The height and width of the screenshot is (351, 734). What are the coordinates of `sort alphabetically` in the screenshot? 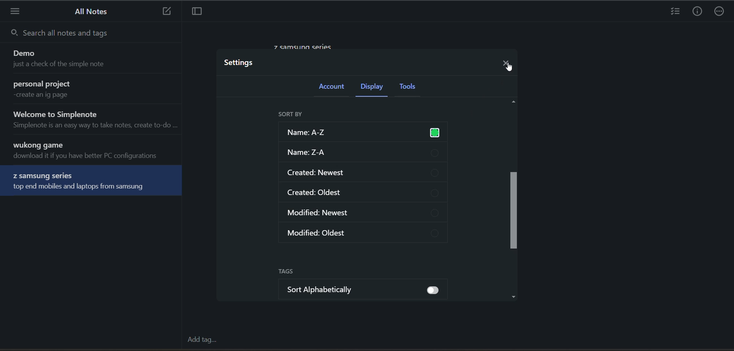 It's located at (370, 291).